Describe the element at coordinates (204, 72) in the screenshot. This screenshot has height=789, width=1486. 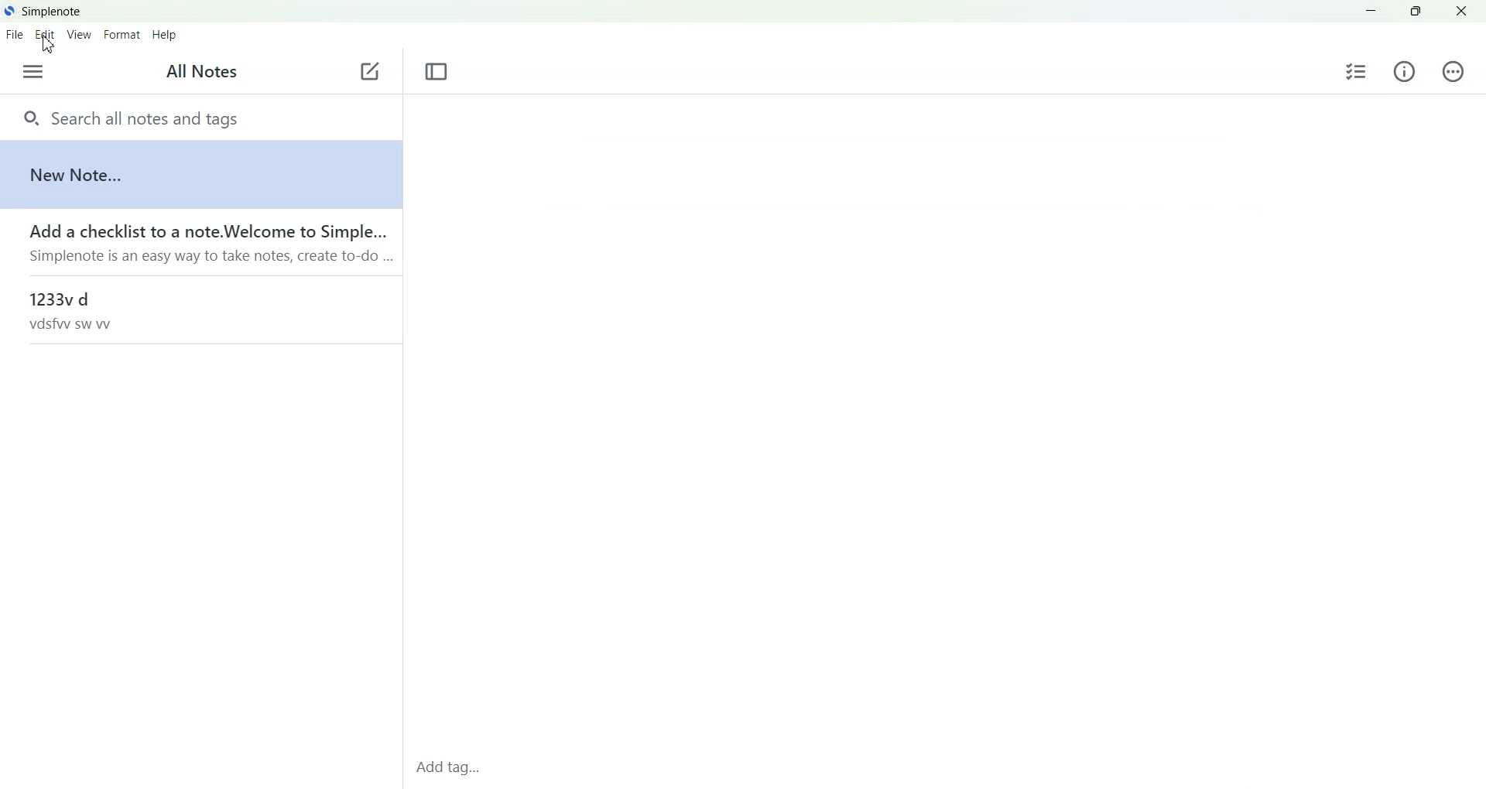
I see `All Notes` at that location.